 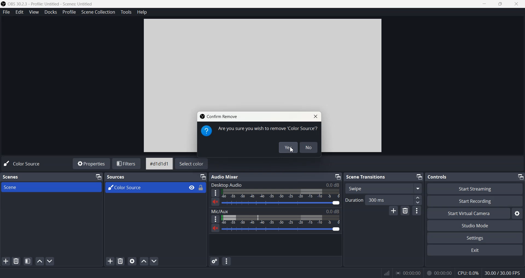 I want to click on Eye, so click(x=192, y=188).